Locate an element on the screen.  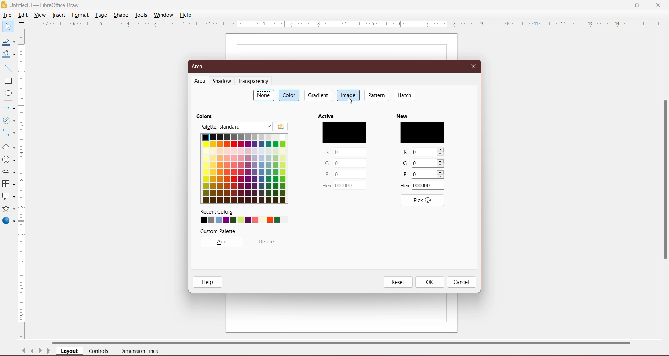
Colors is located at coordinates (206, 115).